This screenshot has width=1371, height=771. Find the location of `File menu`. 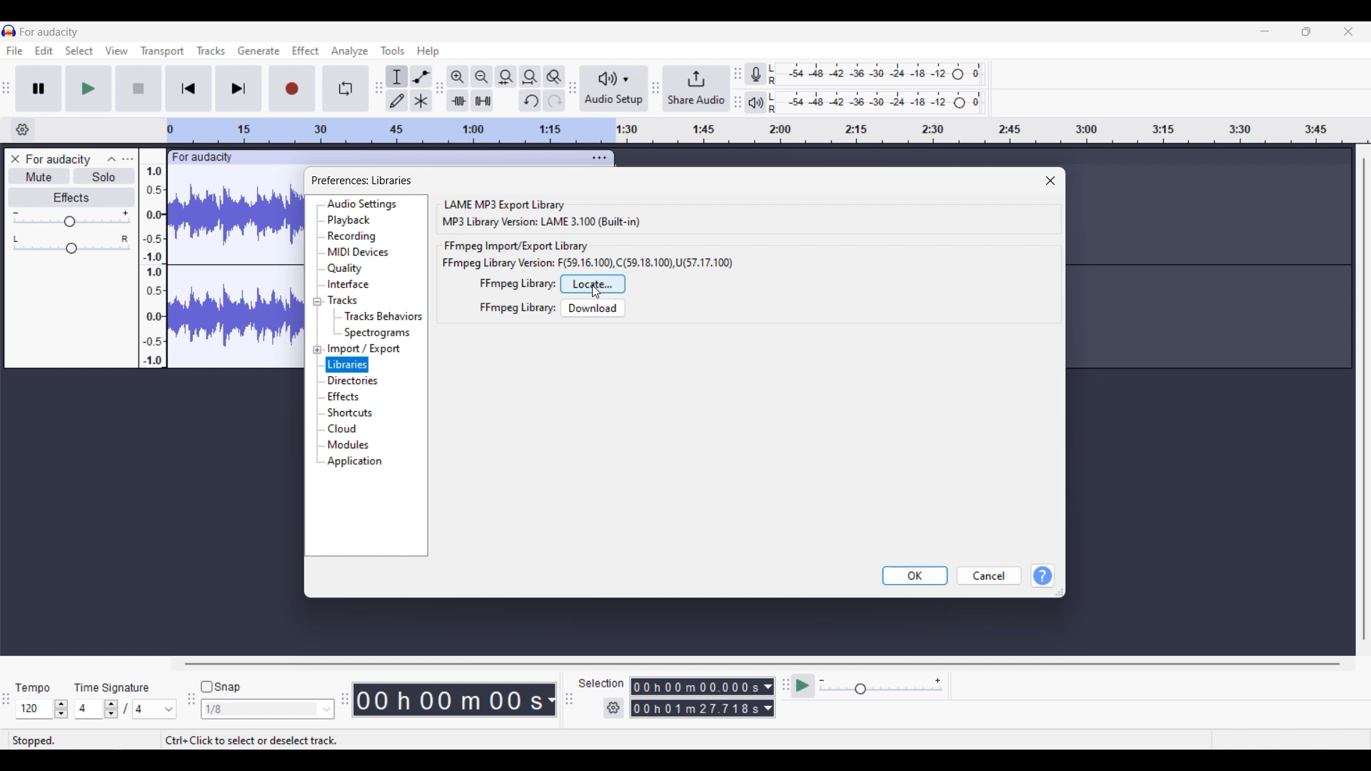

File menu is located at coordinates (14, 51).